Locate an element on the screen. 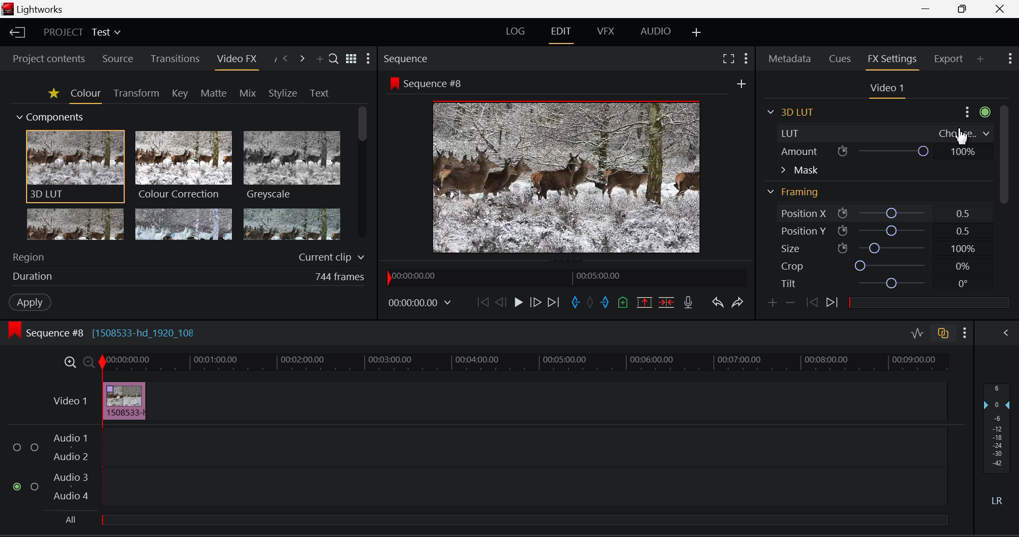  Add Panel is located at coordinates (319, 57).